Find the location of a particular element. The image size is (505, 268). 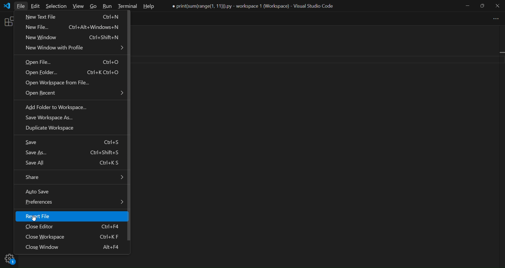

Edit is located at coordinates (35, 6).